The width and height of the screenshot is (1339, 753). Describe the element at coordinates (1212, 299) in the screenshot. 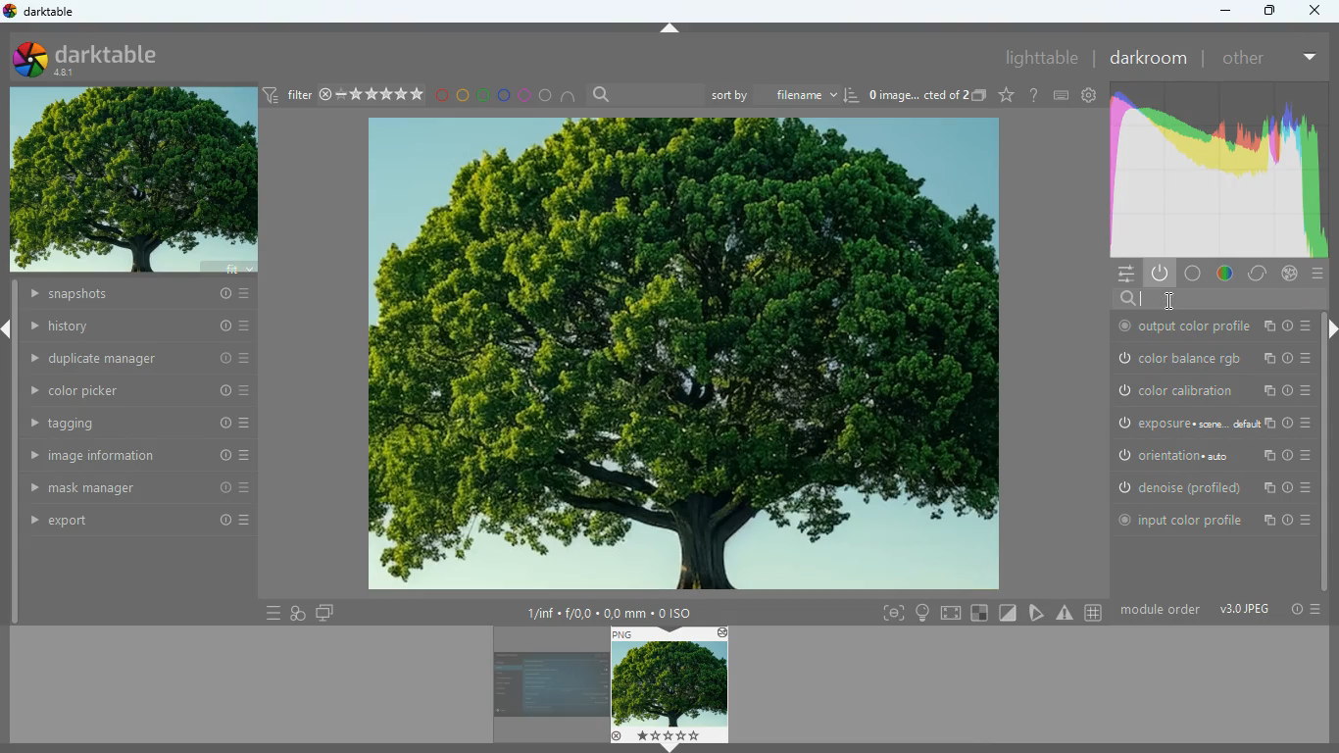

I see `search` at that location.